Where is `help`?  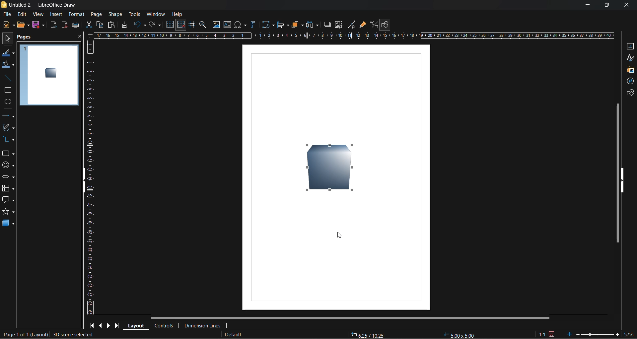
help is located at coordinates (177, 15).